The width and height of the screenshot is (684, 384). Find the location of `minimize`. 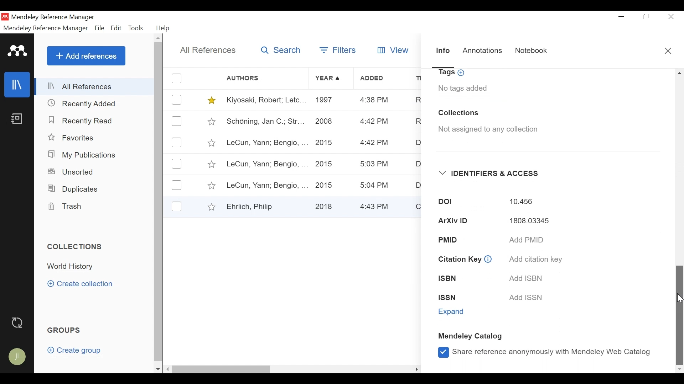

minimize is located at coordinates (621, 17).